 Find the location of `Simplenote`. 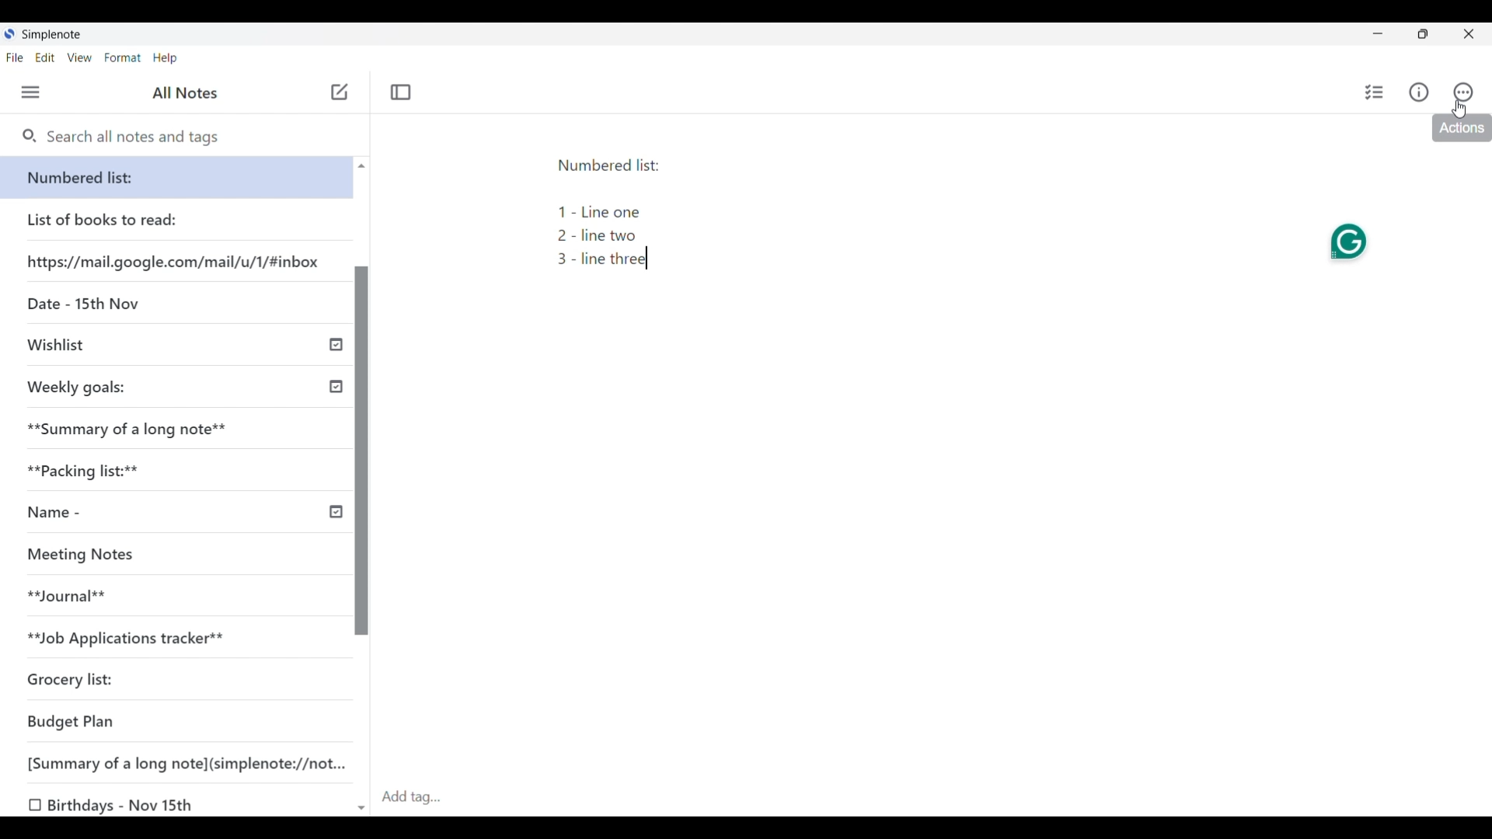

Simplenote is located at coordinates (52, 34).